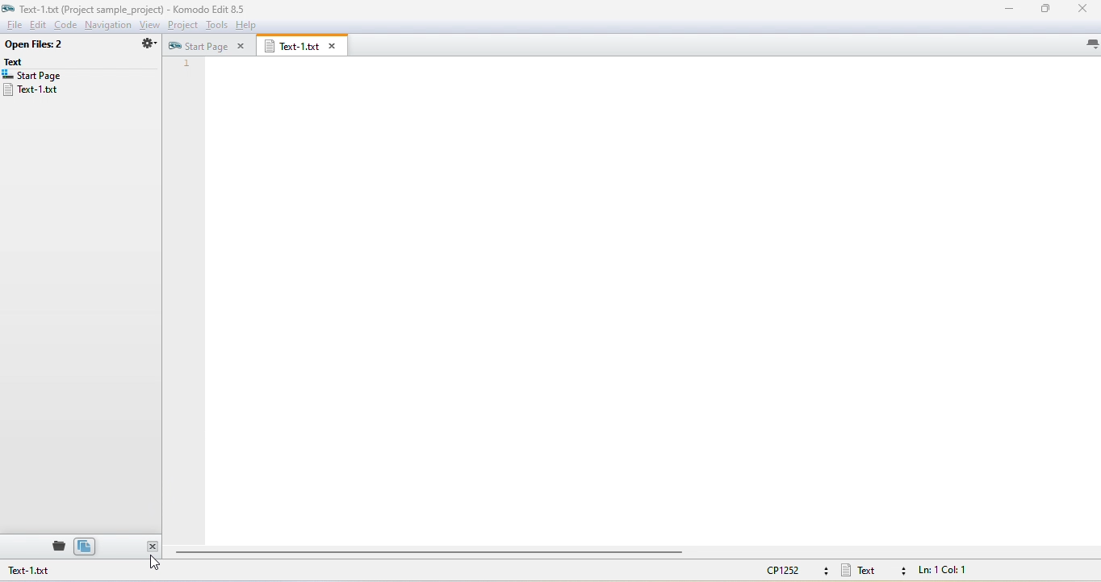 Image resolution: width=1101 pixels, height=582 pixels. What do you see at coordinates (287, 46) in the screenshot?
I see `text-1.txt` at bounding box center [287, 46].